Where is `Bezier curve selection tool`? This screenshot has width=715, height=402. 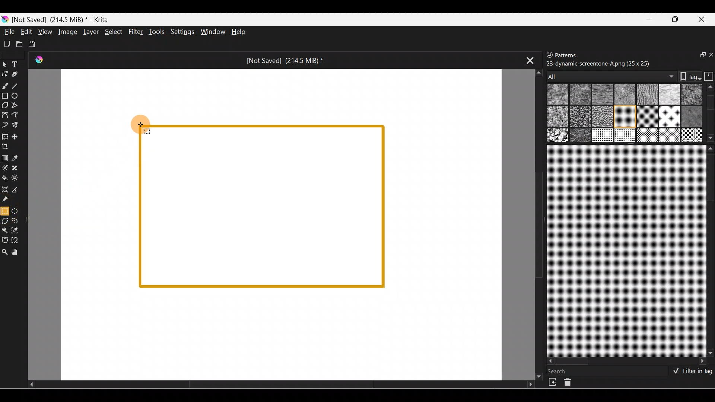 Bezier curve selection tool is located at coordinates (5, 240).